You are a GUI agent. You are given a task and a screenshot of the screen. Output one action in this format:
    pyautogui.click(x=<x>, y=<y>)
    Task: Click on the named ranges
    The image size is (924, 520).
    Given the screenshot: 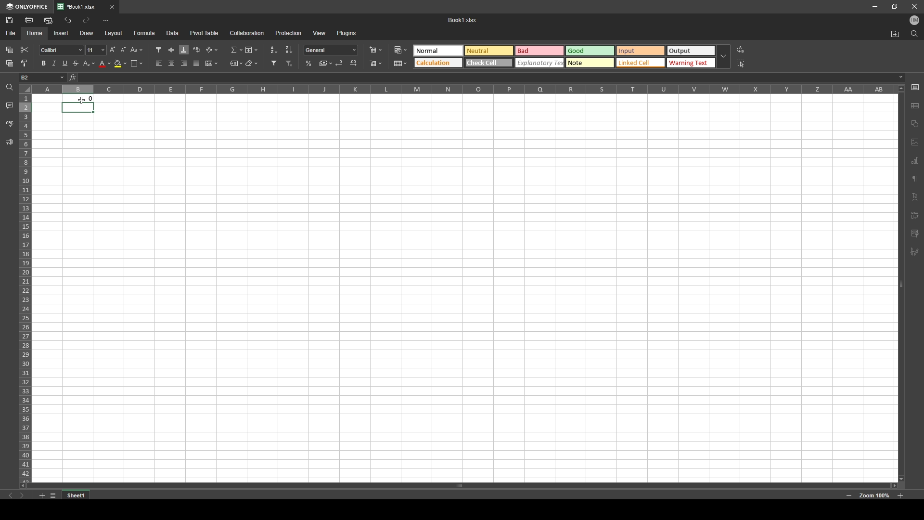 What is the action you would take?
    pyautogui.click(x=236, y=63)
    